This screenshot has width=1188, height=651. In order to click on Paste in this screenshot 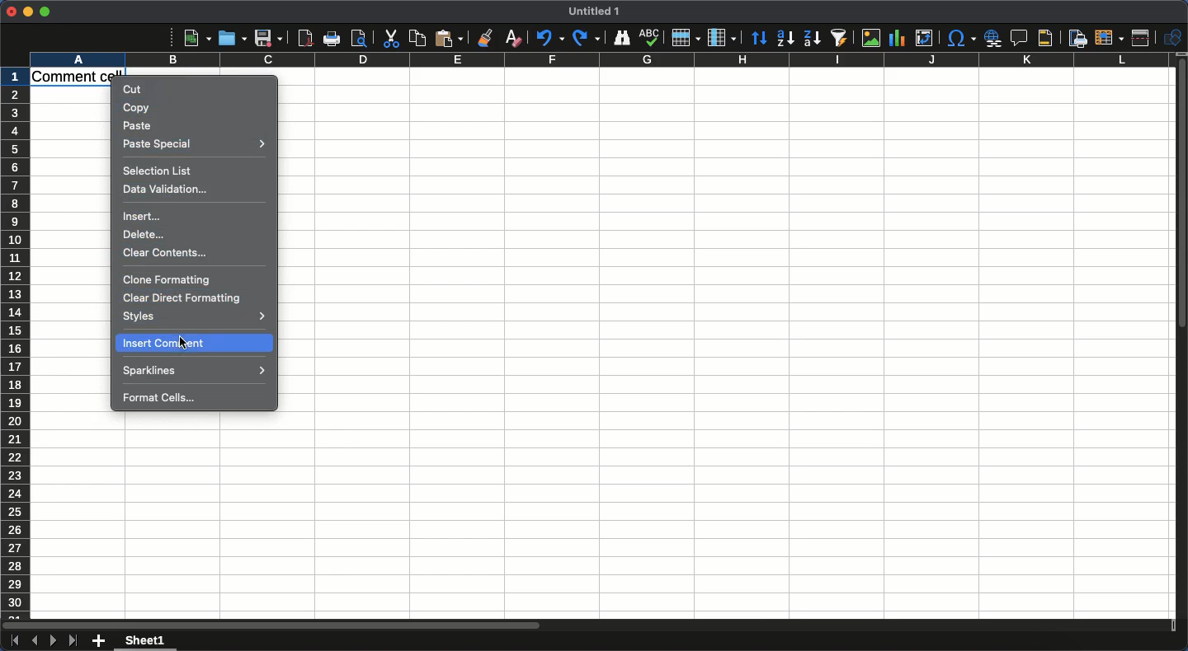, I will do `click(141, 125)`.